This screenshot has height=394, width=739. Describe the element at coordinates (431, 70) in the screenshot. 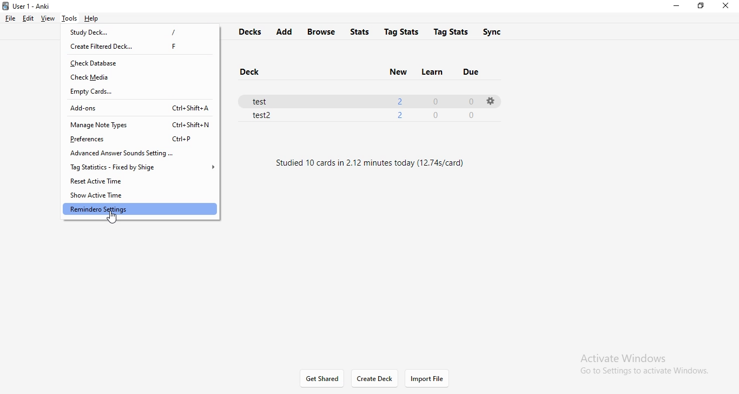

I see `learn` at that location.